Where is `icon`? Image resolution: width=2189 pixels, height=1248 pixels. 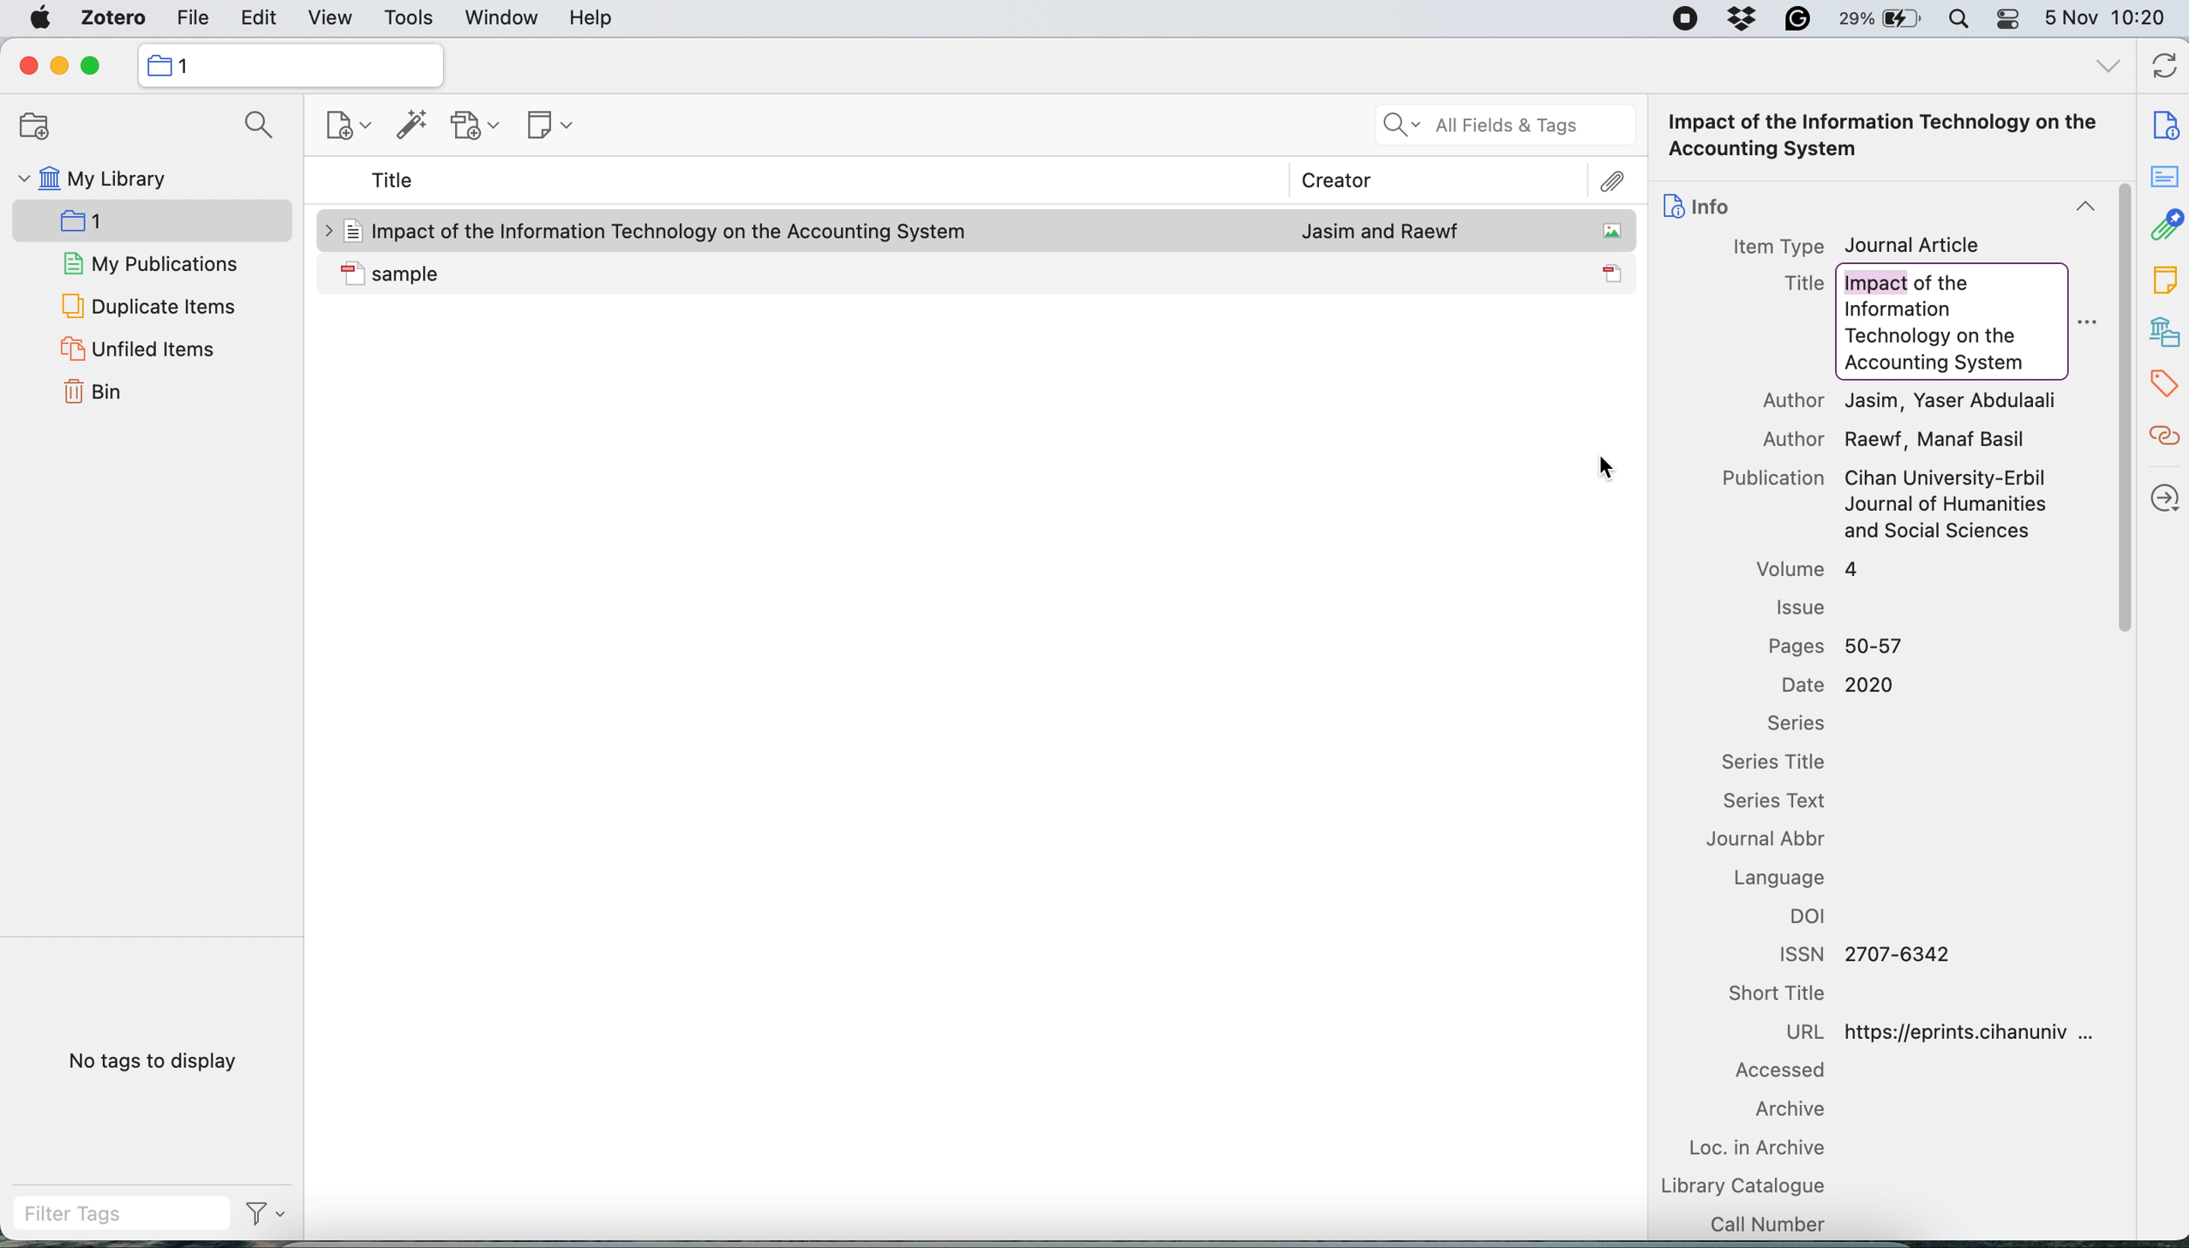 icon is located at coordinates (1614, 273).